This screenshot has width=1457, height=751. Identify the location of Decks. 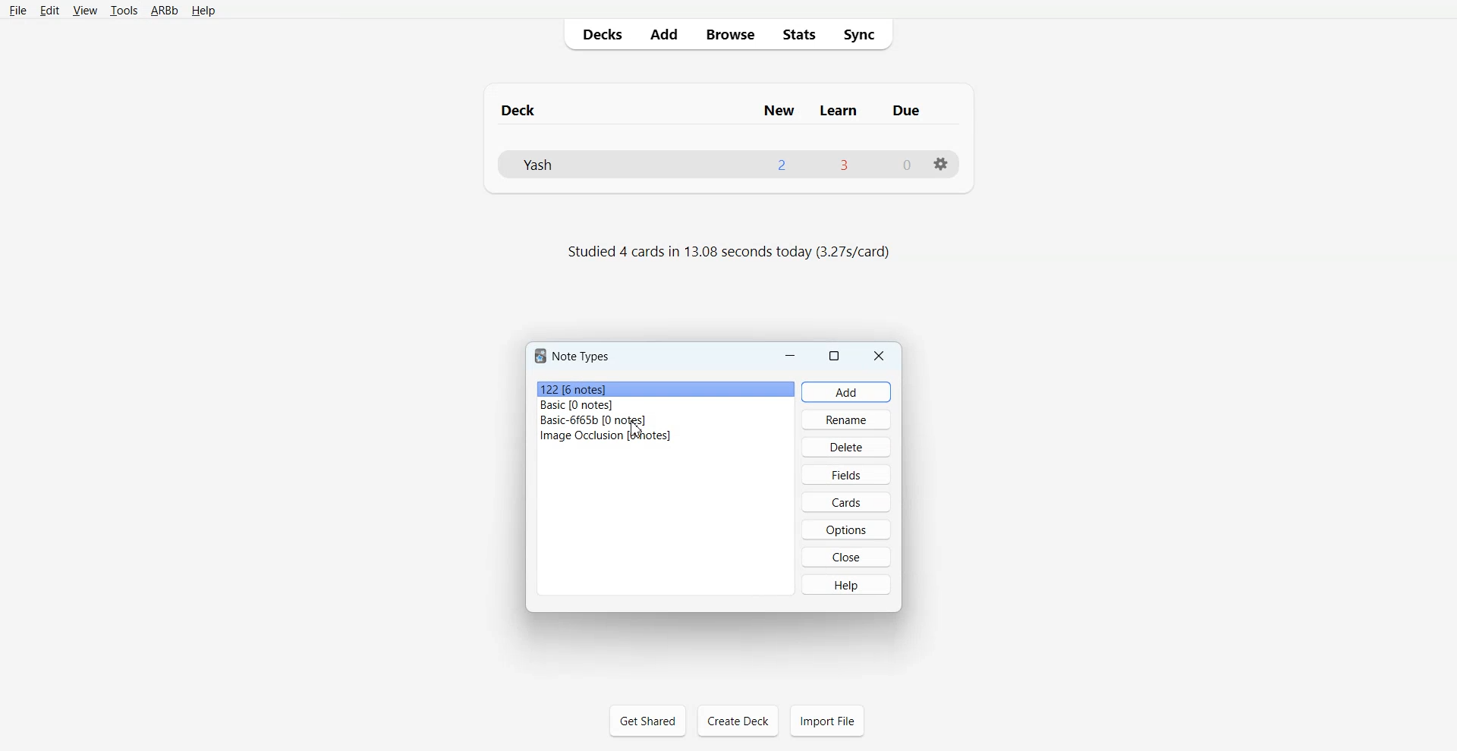
(599, 34).